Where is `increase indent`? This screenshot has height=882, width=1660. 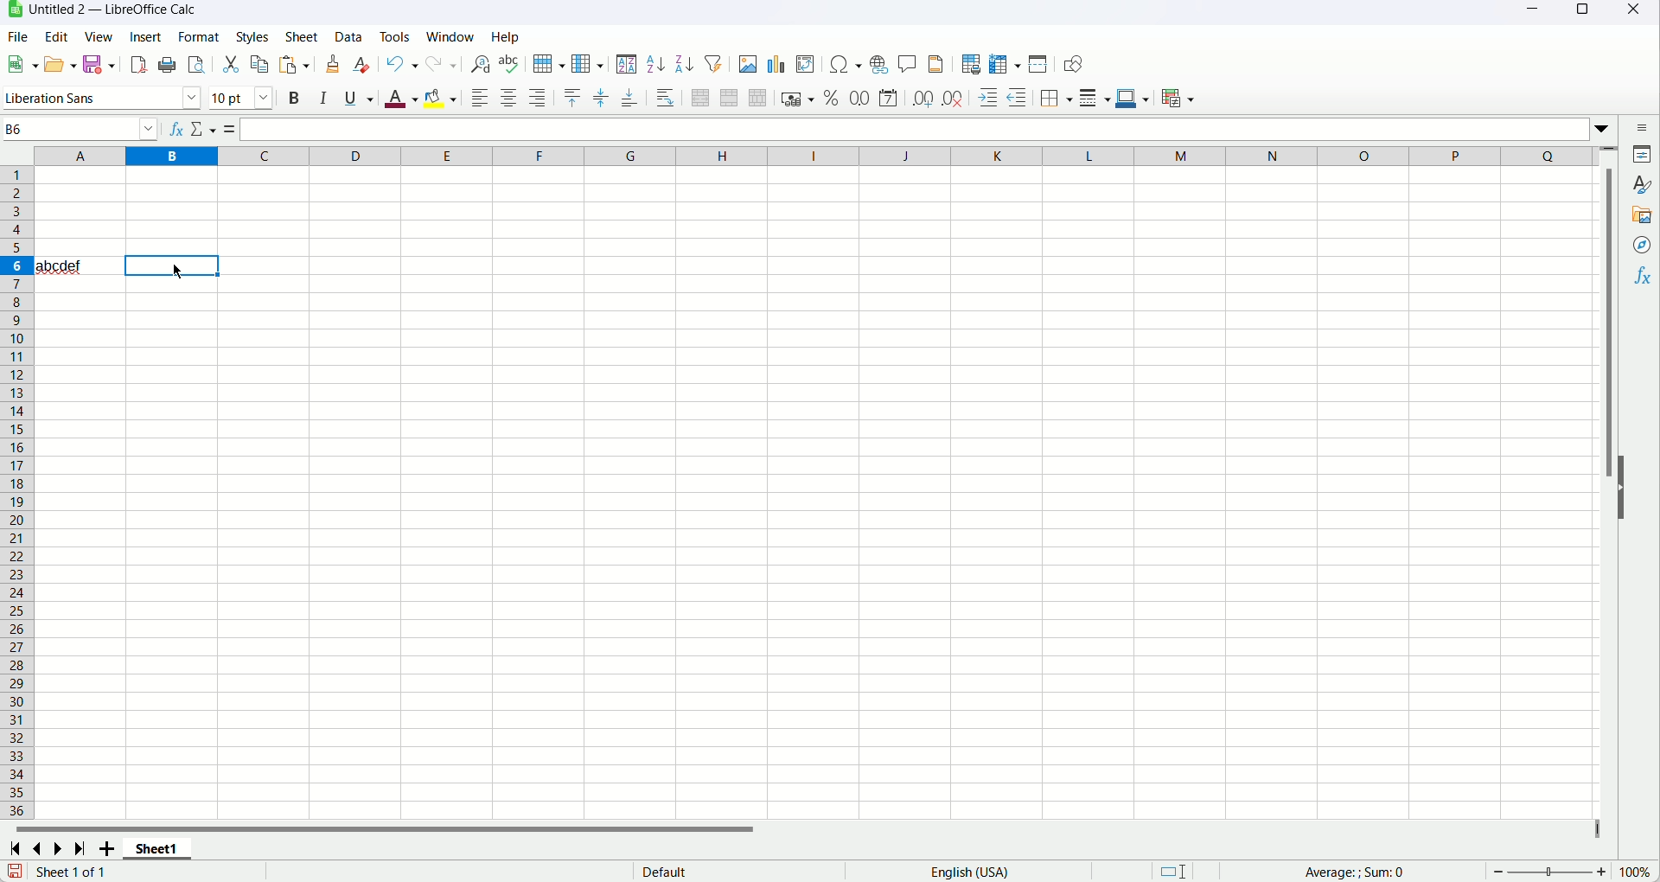 increase indent is located at coordinates (988, 98).